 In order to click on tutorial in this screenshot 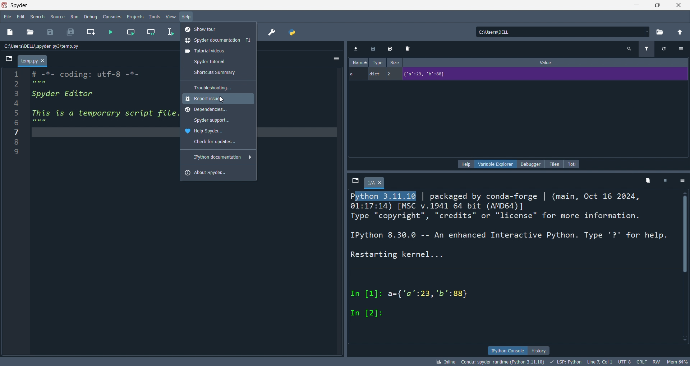, I will do `click(218, 62)`.